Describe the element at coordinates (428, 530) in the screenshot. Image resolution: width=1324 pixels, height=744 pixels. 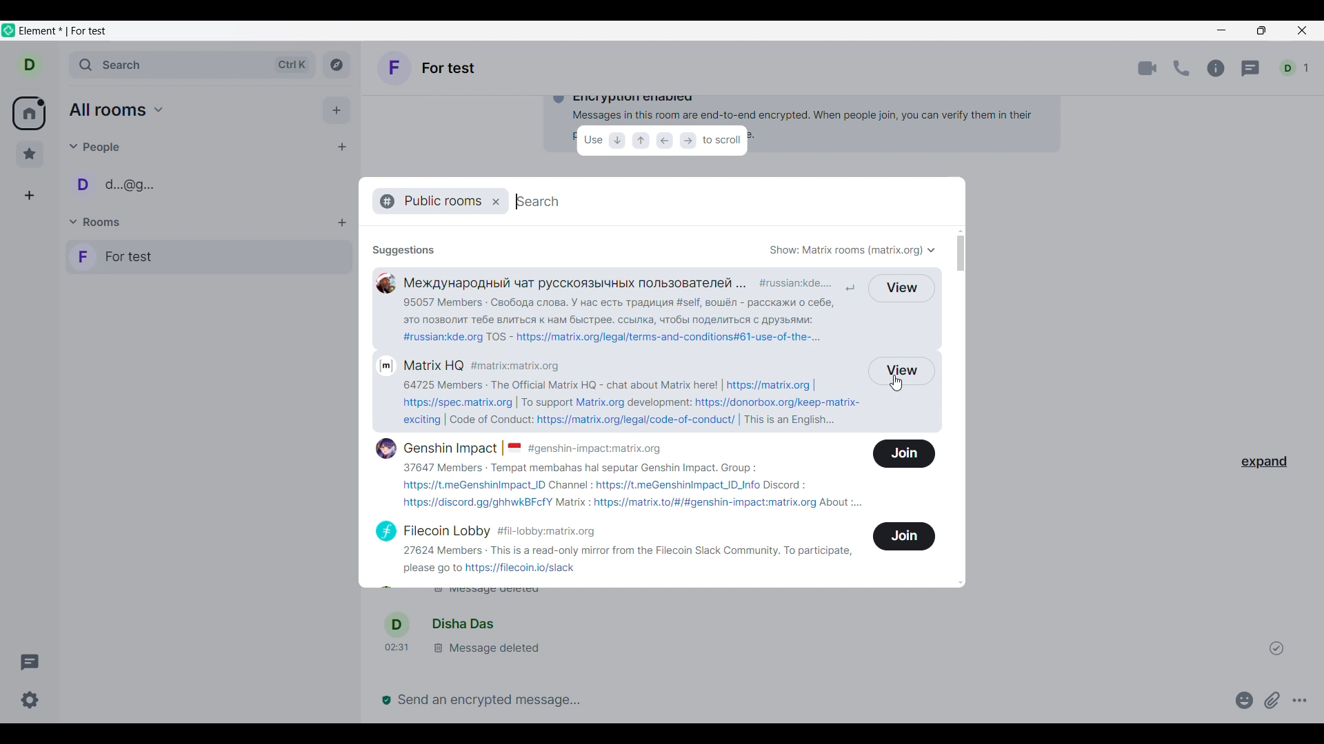
I see `filecoin Lobby` at that location.